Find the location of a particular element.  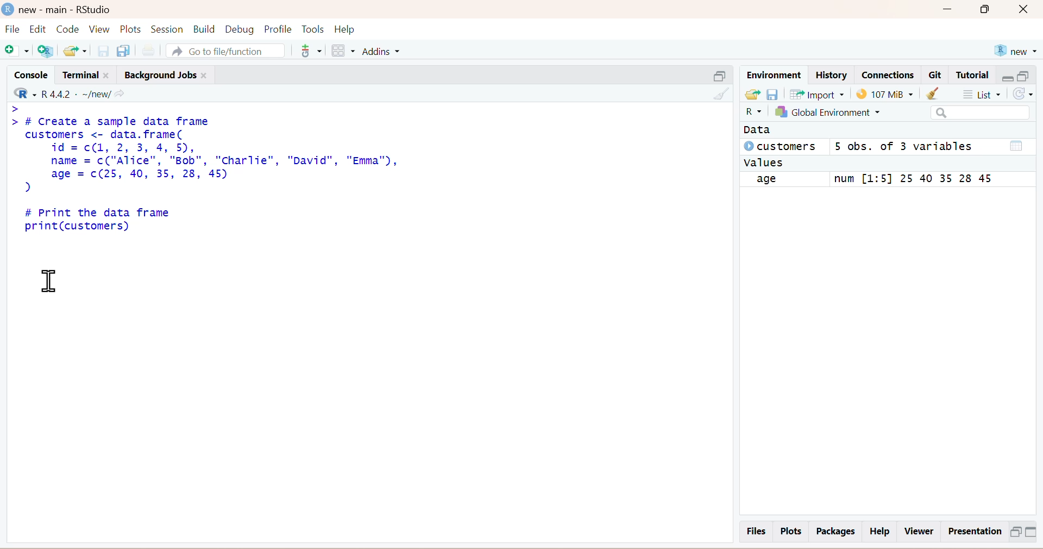

minimise is located at coordinates (1007, 76).